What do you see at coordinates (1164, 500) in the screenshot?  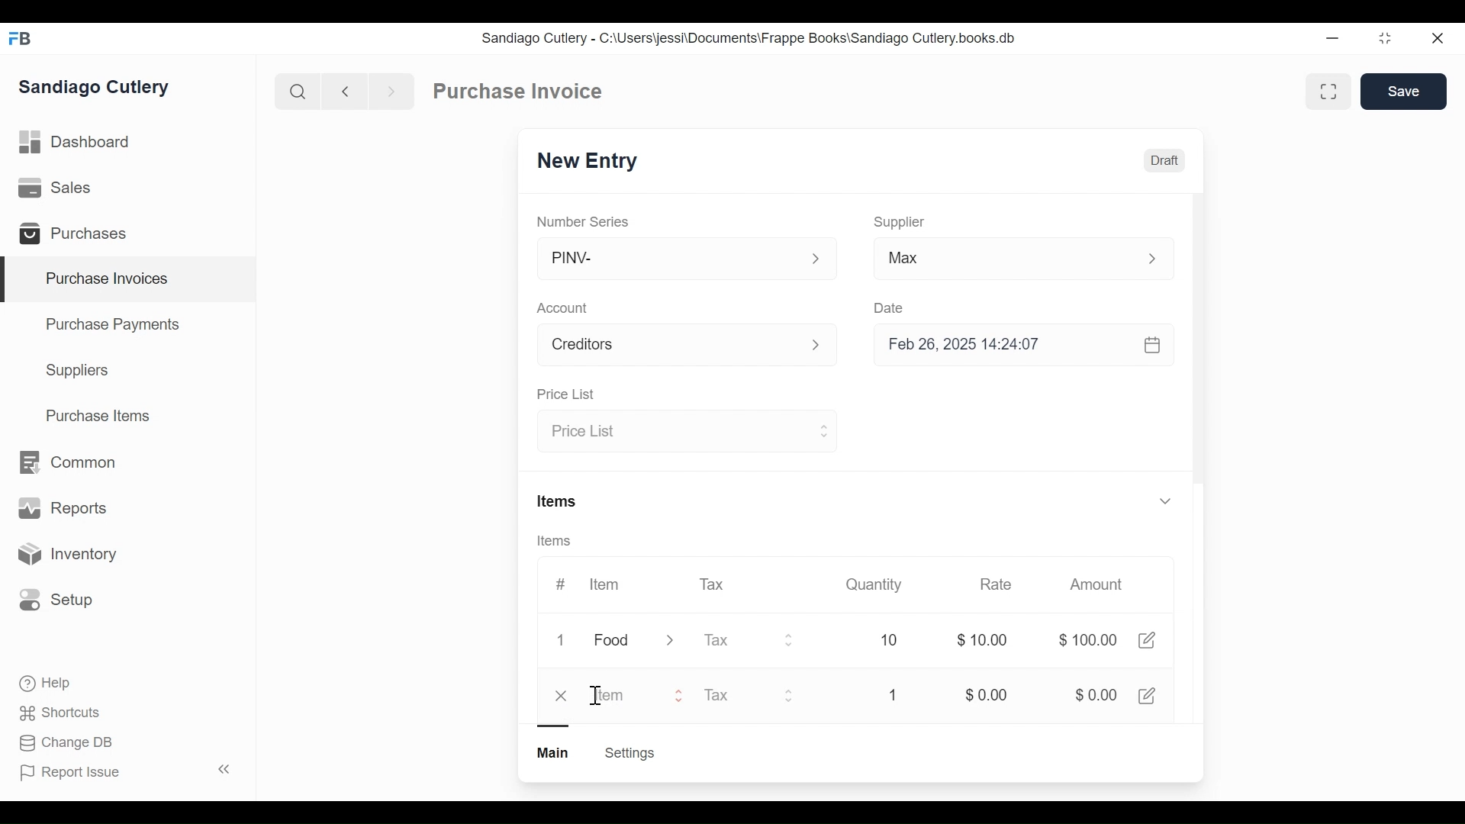 I see `Expand` at bounding box center [1164, 500].